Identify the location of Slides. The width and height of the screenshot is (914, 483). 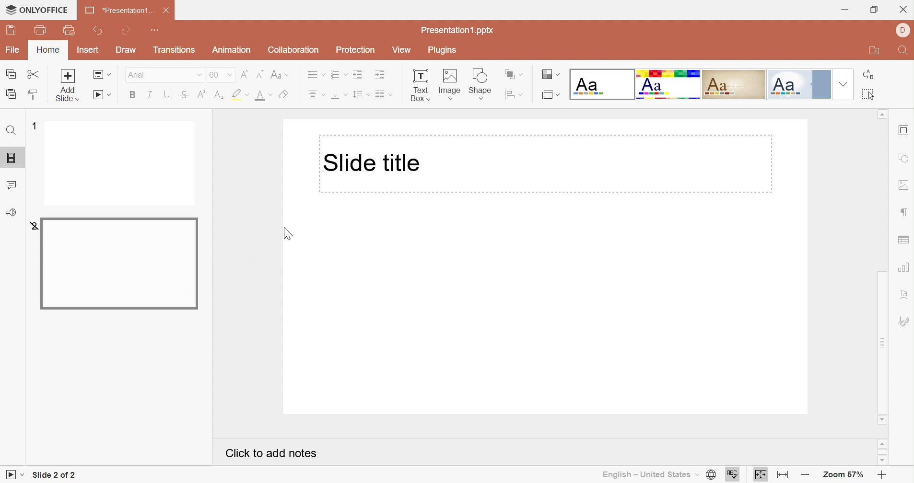
(11, 158).